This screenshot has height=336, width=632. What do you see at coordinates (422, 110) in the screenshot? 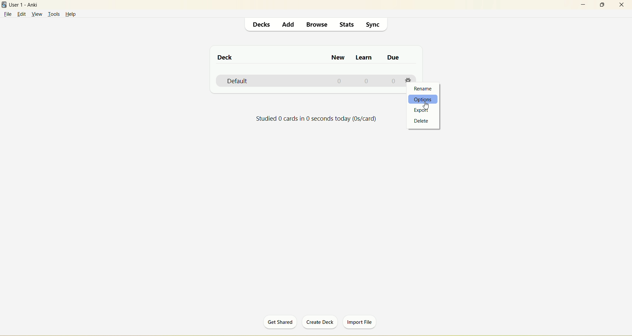
I see `export` at bounding box center [422, 110].